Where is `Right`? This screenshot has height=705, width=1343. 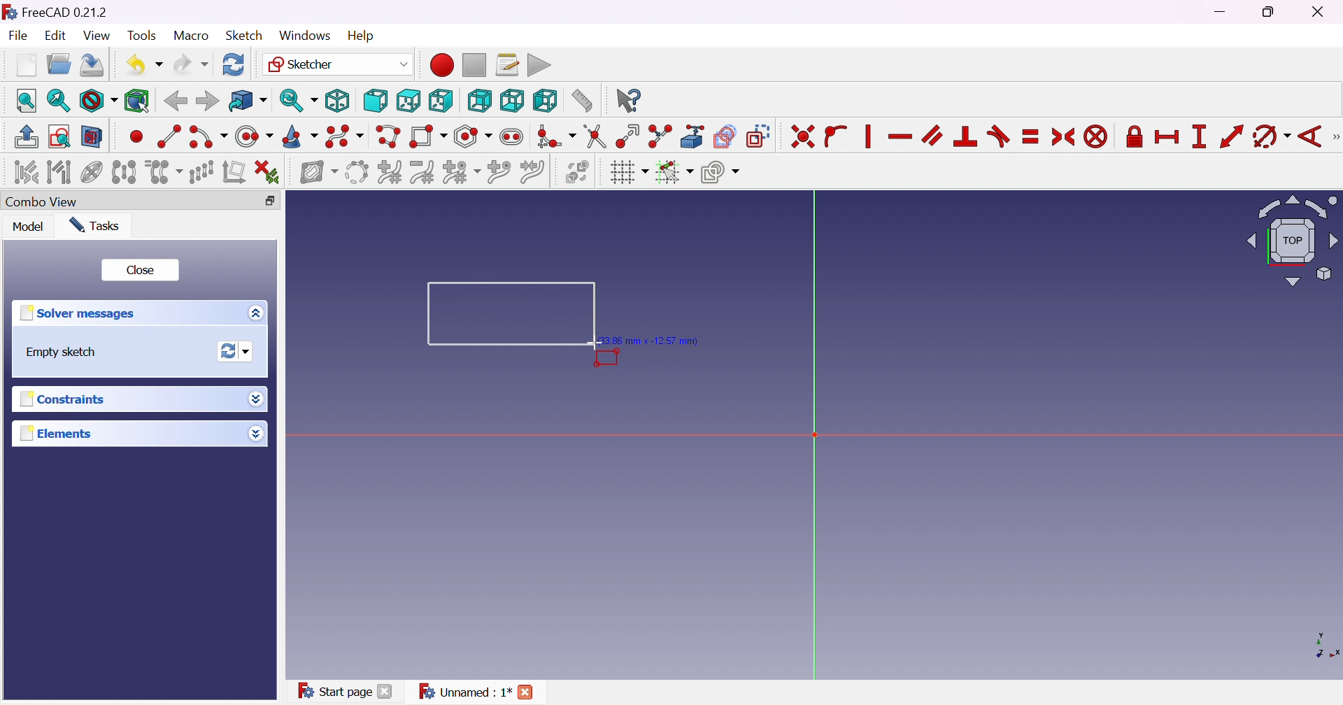
Right is located at coordinates (440, 100).